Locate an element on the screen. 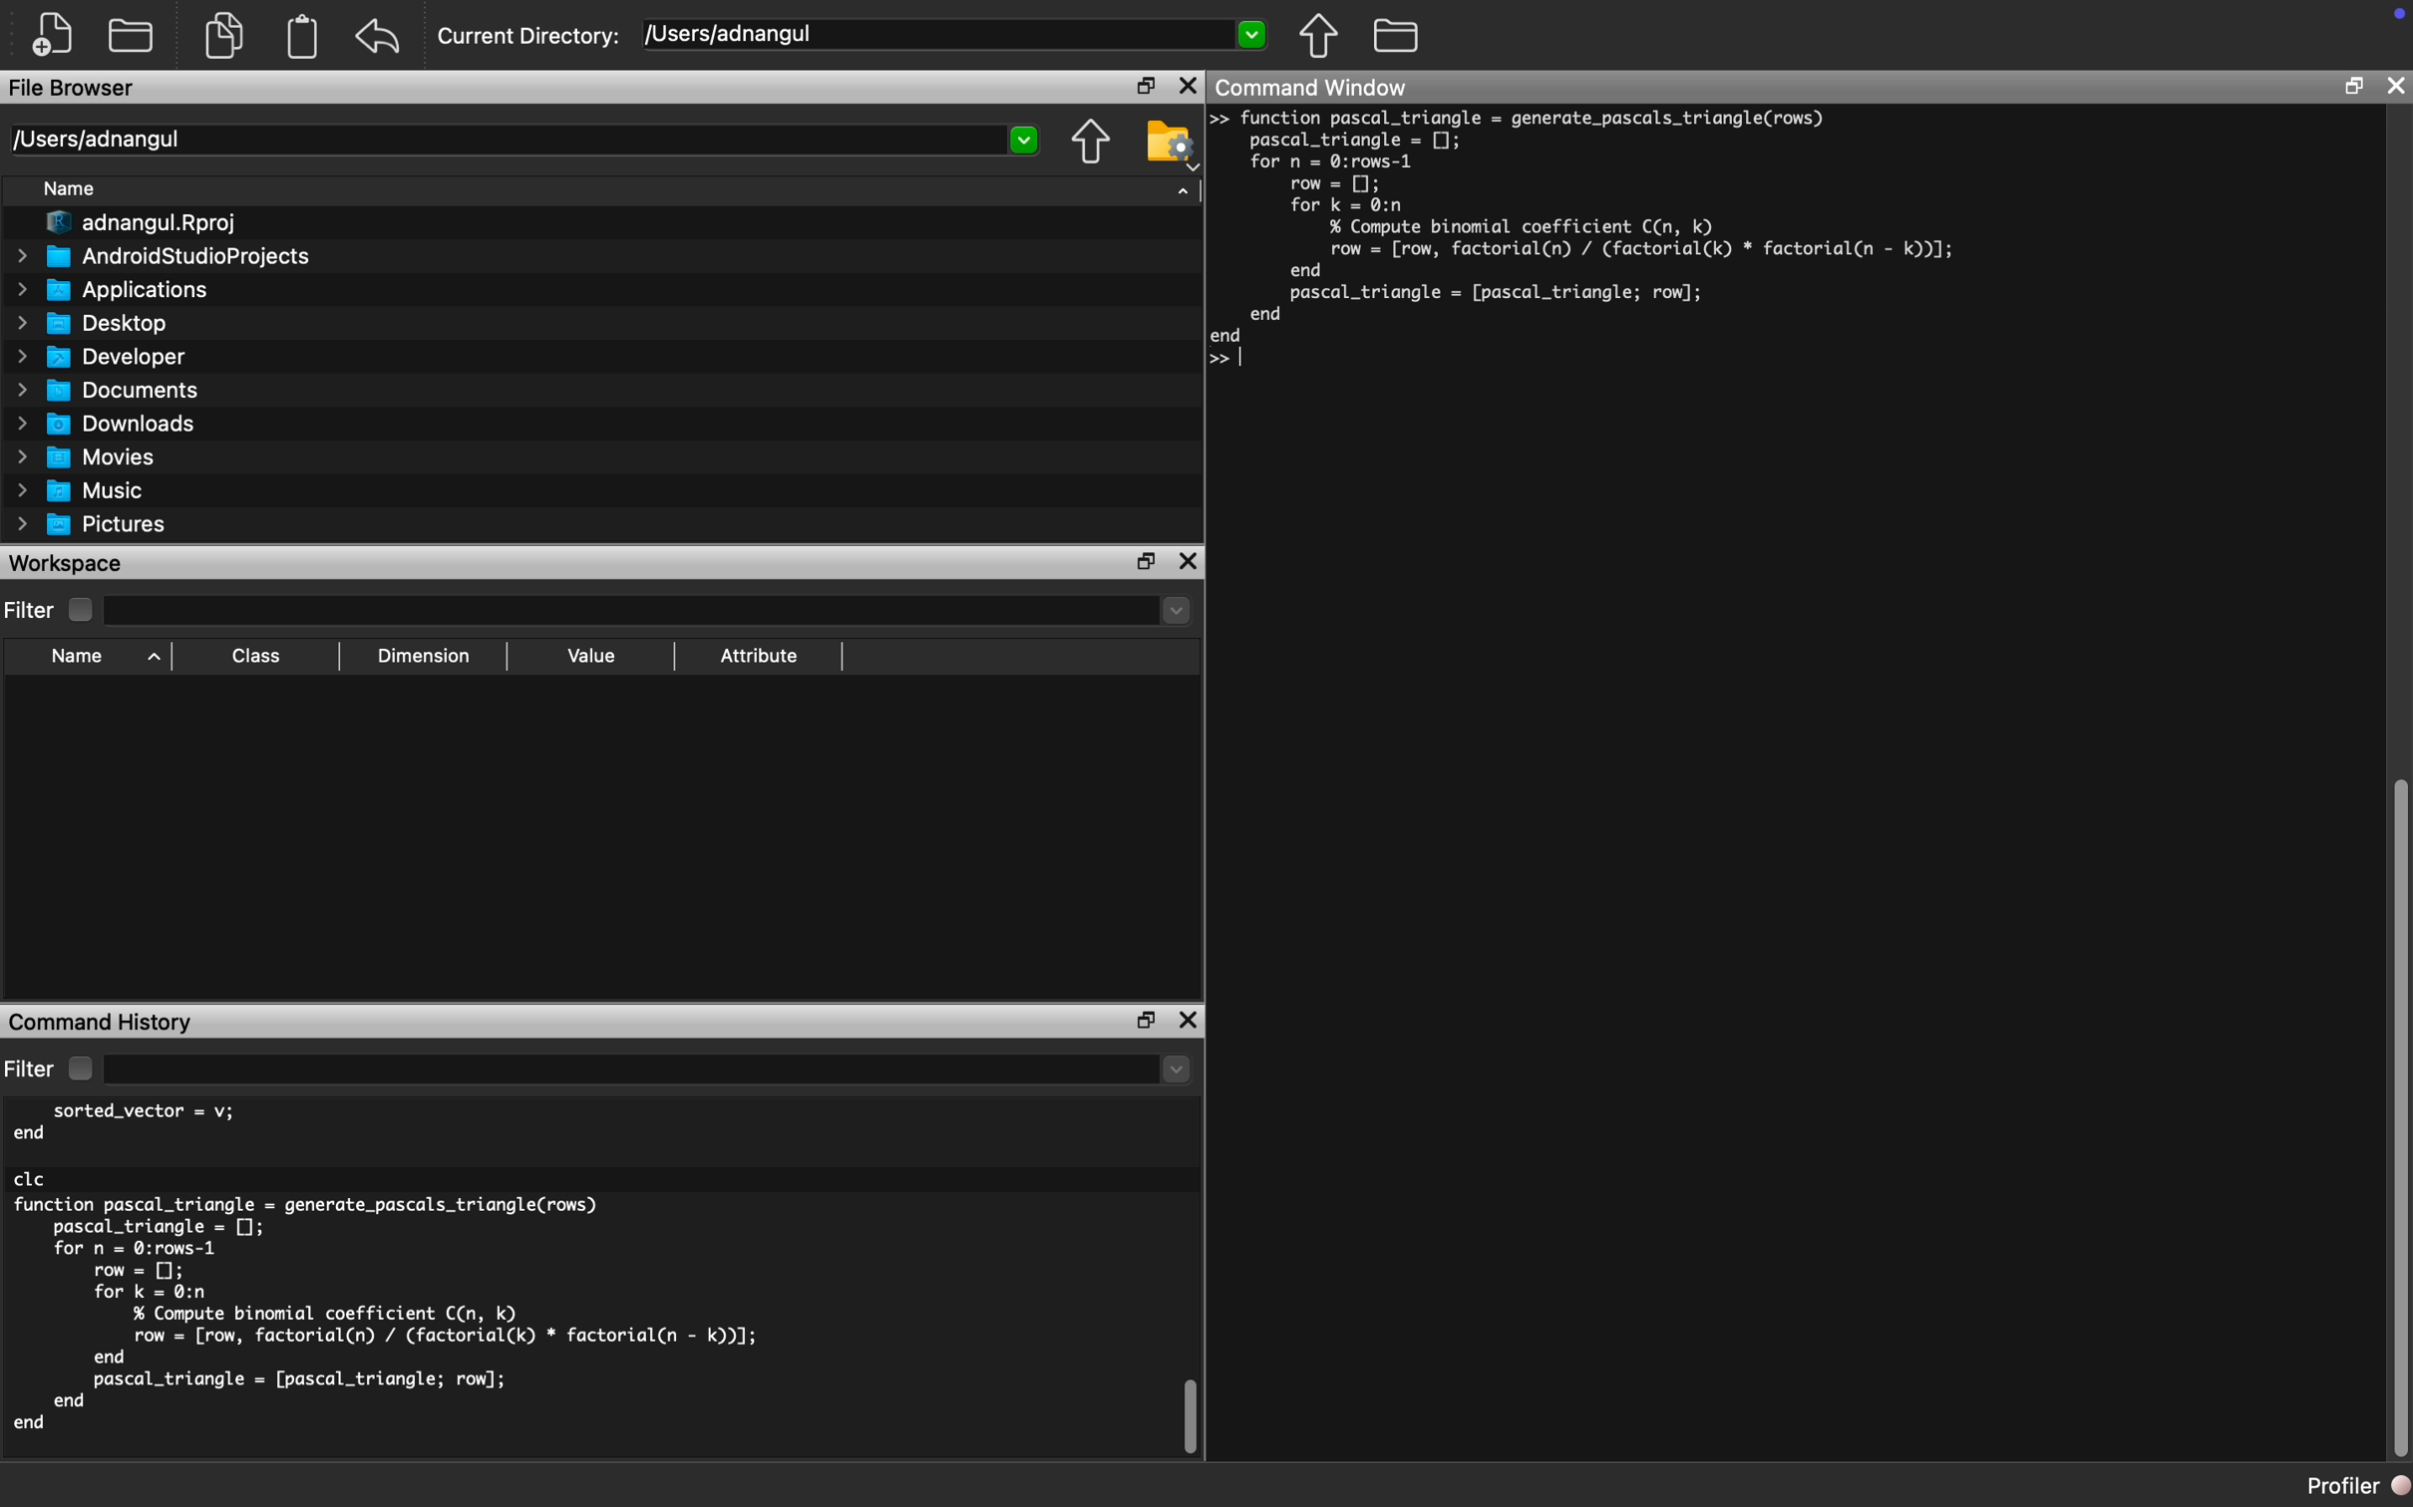 The height and width of the screenshot is (1507, 2413). Dimension is located at coordinates (421, 656).